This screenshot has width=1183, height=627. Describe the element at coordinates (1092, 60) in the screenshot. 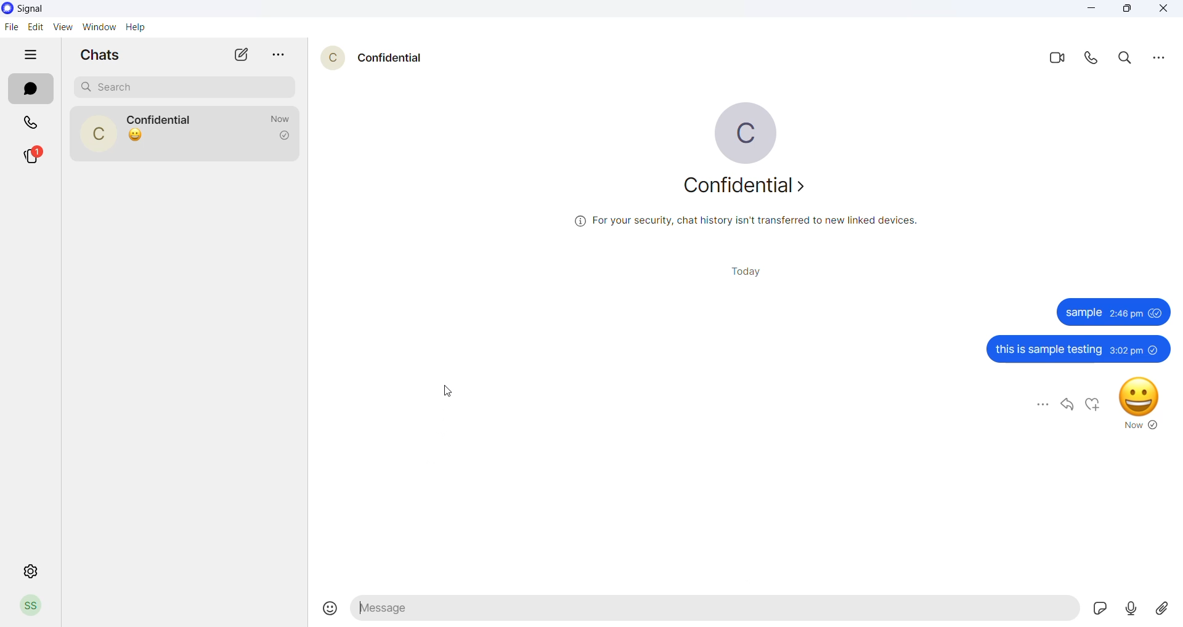

I see `voice call` at that location.